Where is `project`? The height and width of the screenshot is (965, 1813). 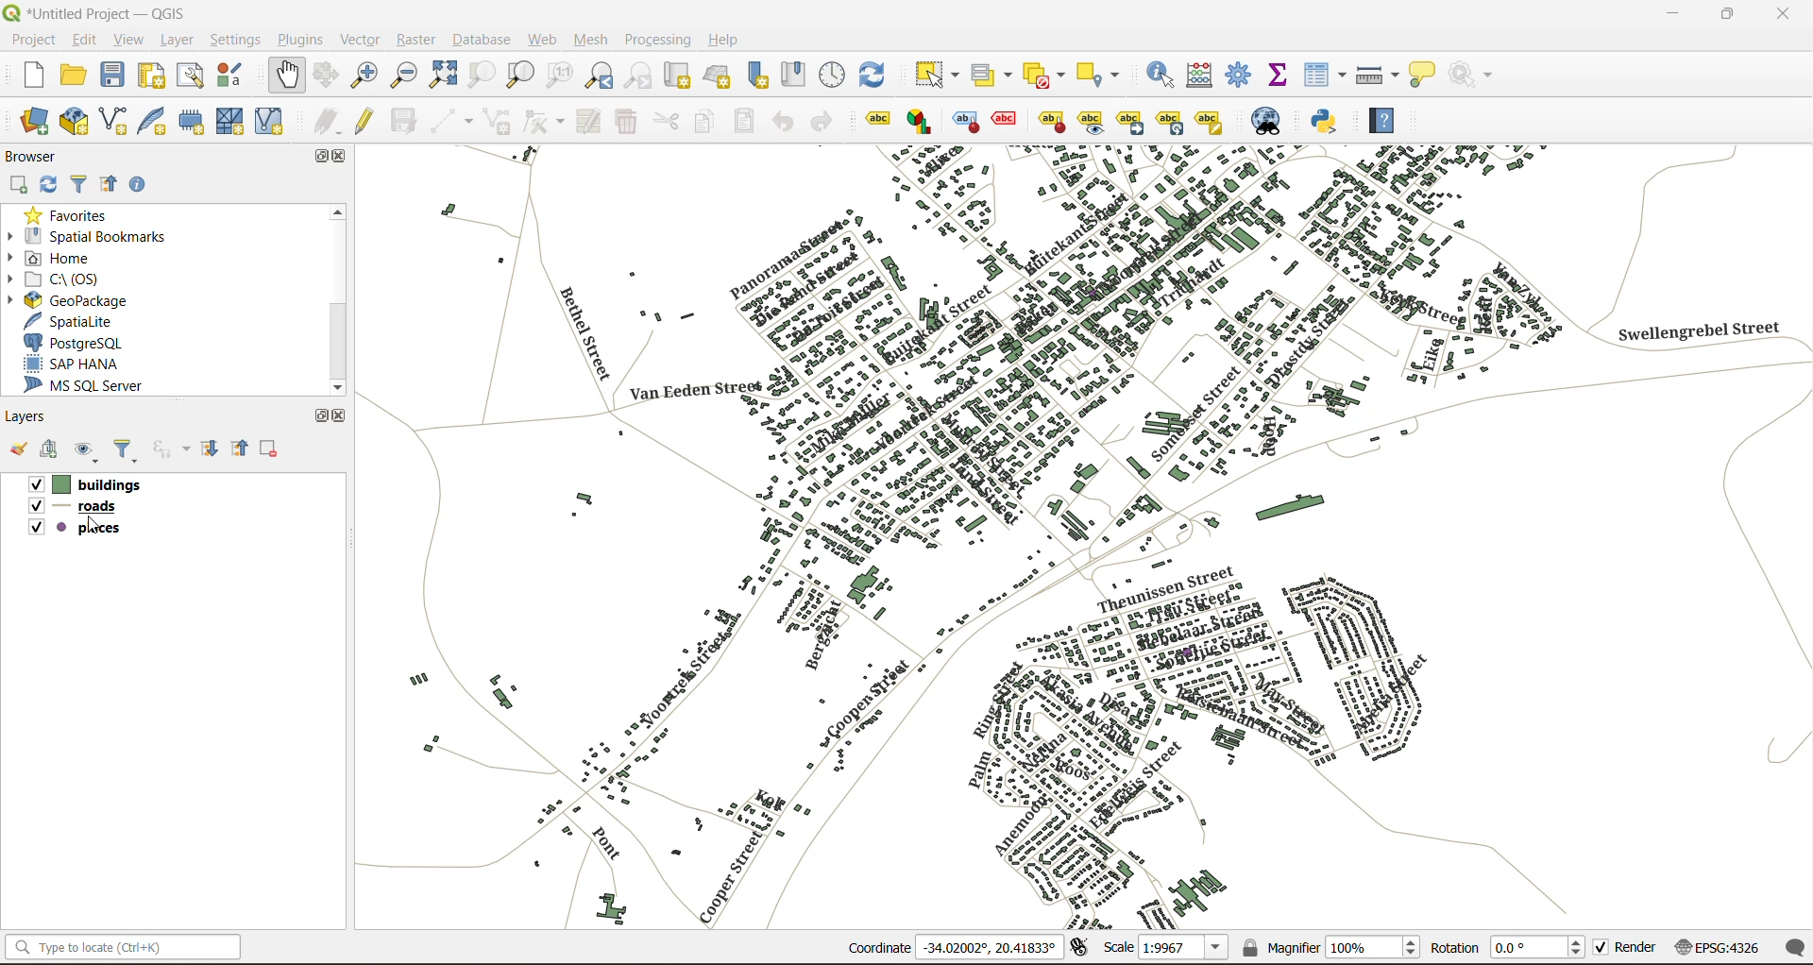
project is located at coordinates (33, 42).